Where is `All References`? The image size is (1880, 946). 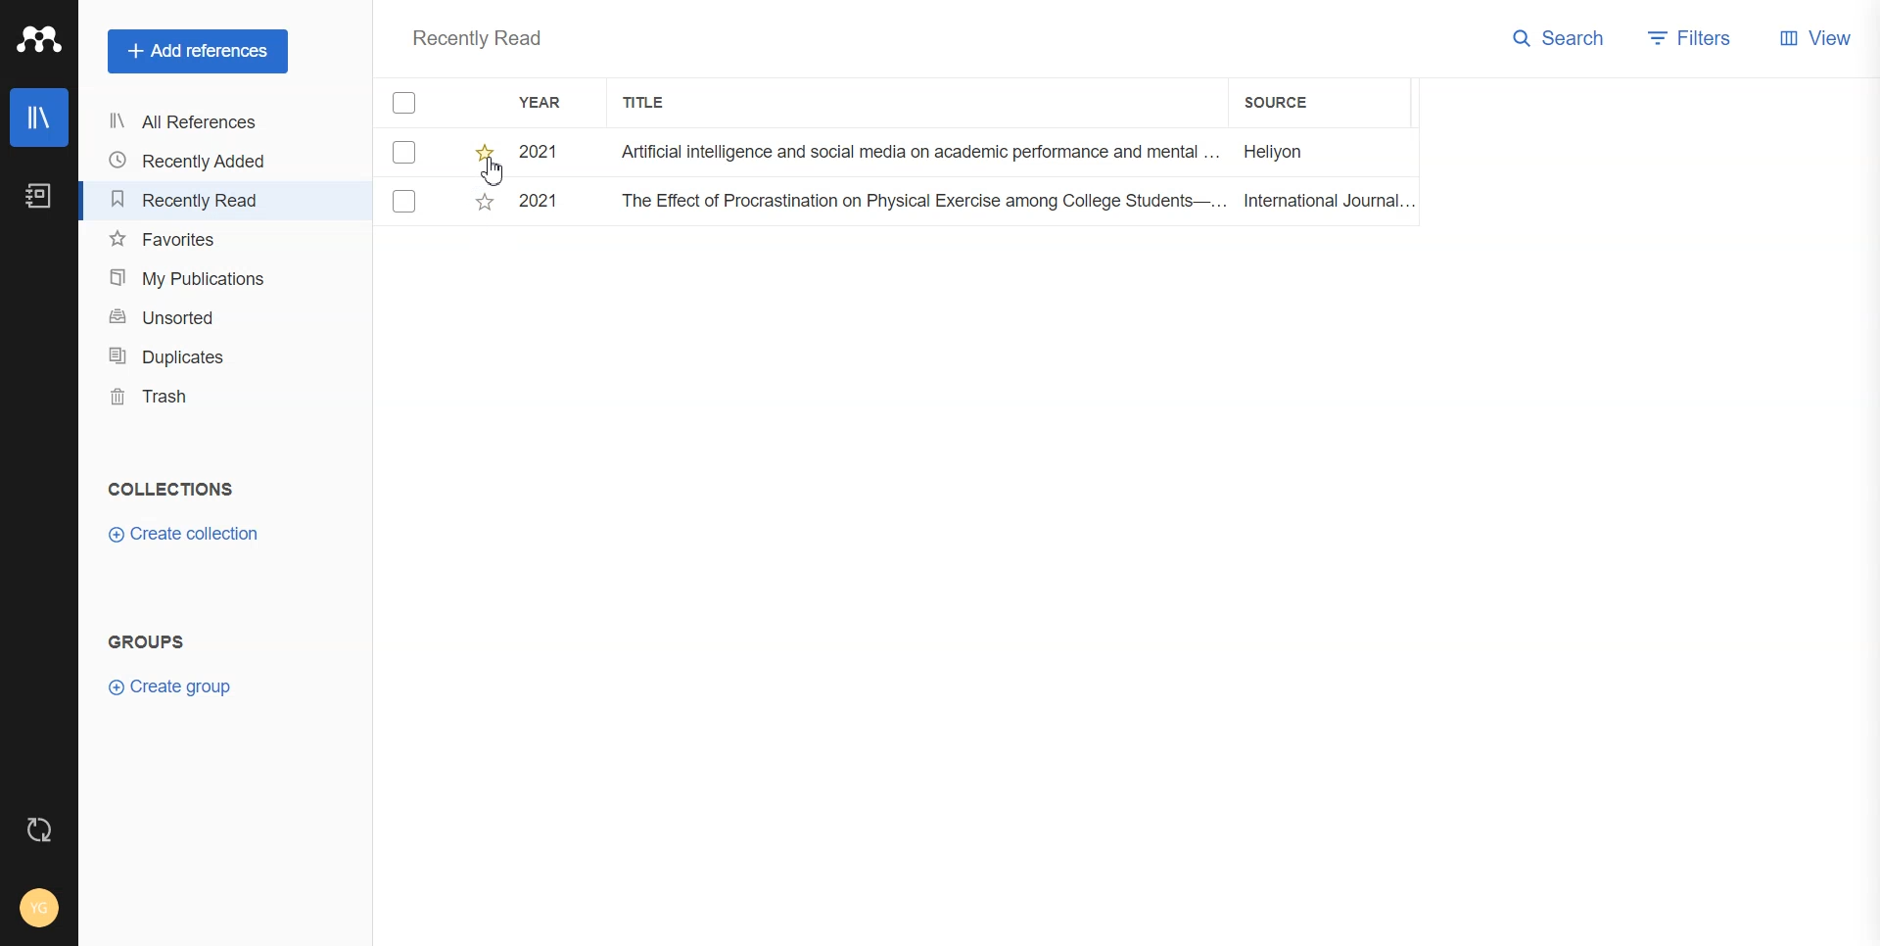 All References is located at coordinates (191, 123).